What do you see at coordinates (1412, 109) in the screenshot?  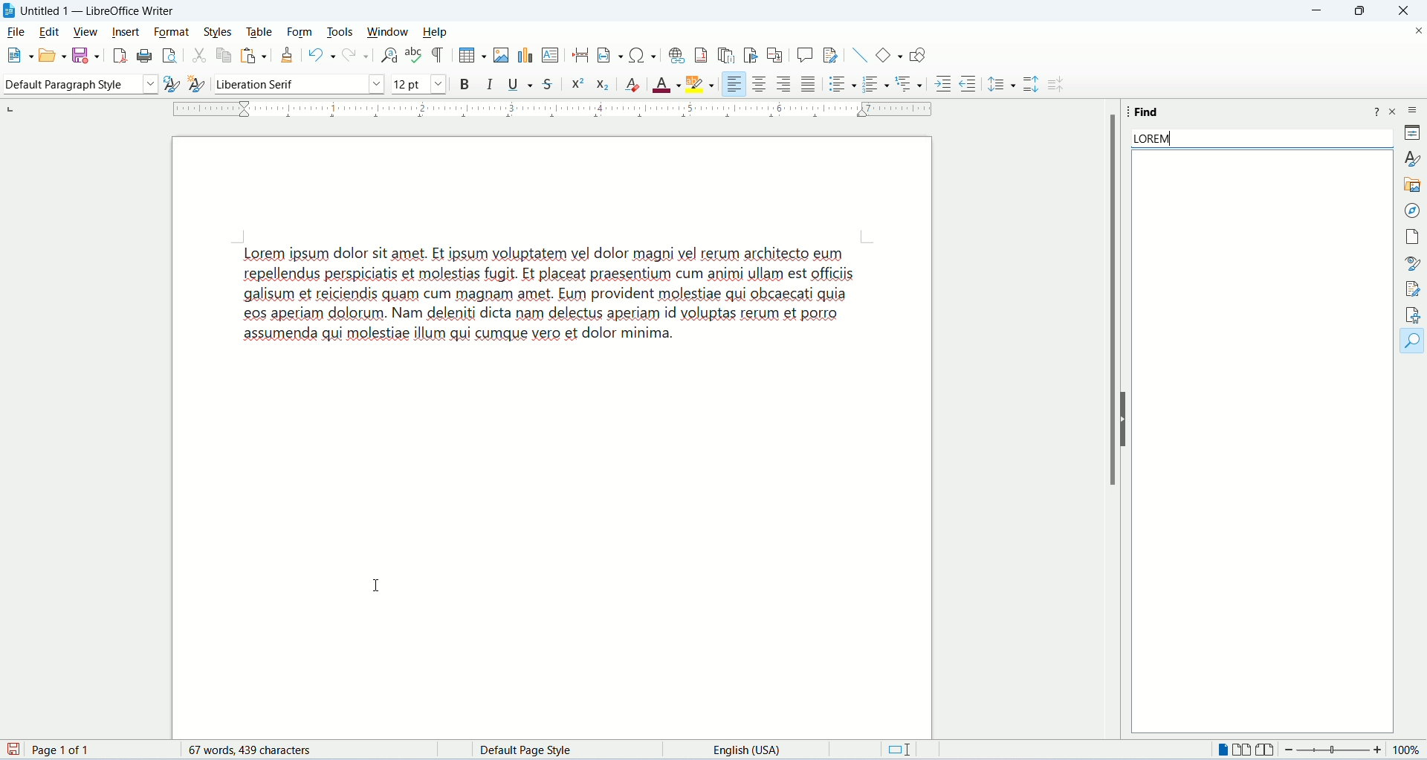 I see `sidebar` at bounding box center [1412, 109].